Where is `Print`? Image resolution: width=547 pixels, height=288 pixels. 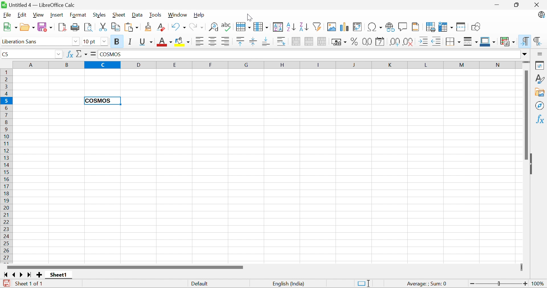
Print is located at coordinates (75, 27).